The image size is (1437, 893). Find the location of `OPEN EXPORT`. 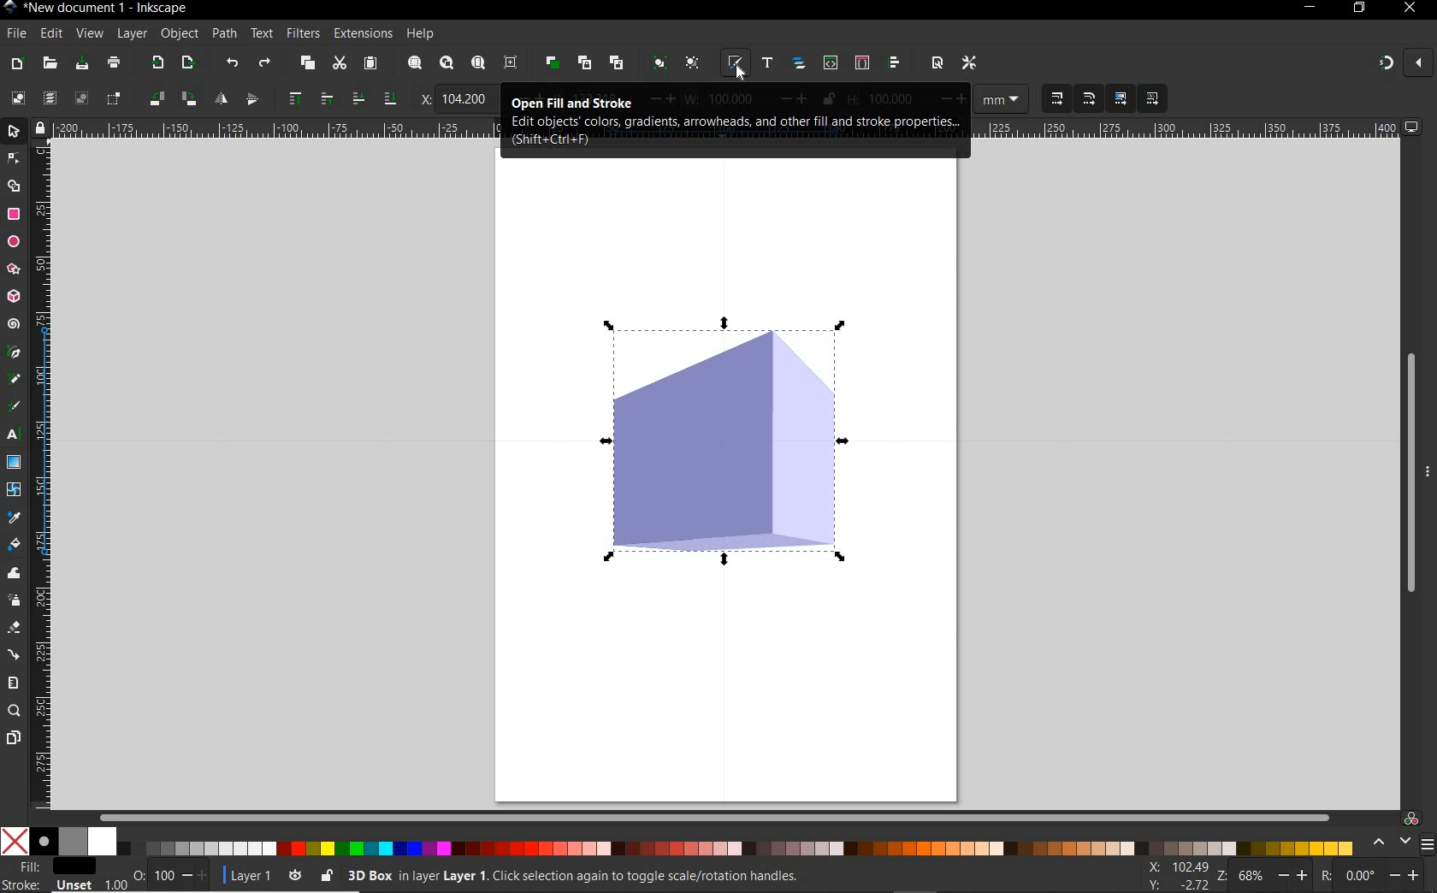

OPEN EXPORT is located at coordinates (188, 65).